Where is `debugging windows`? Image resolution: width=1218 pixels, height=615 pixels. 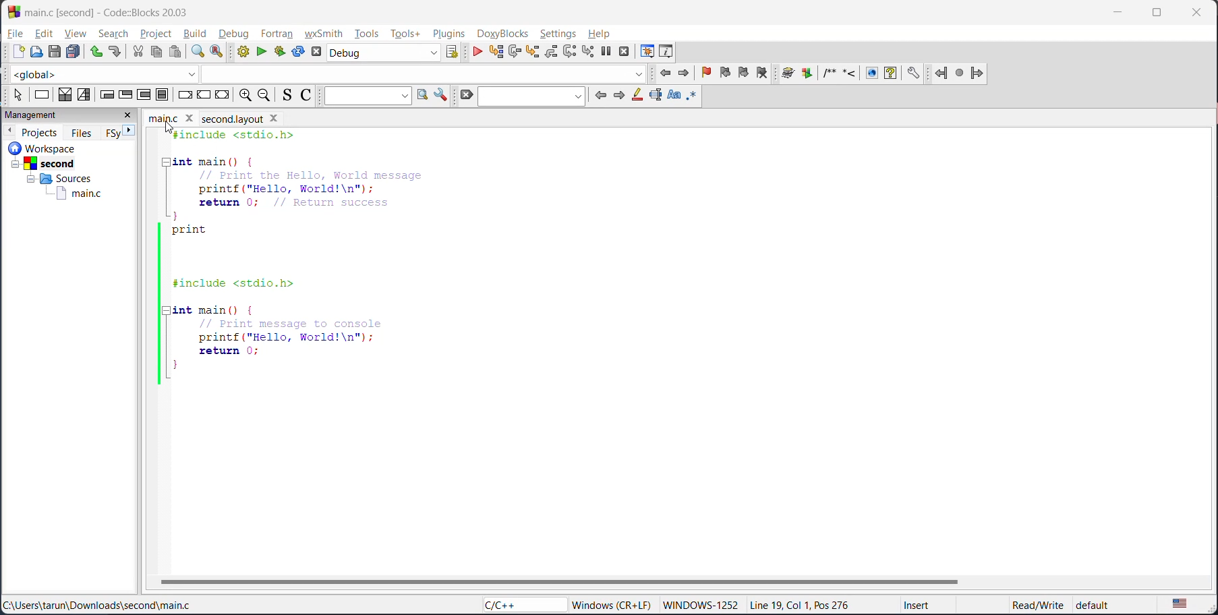
debugging windows is located at coordinates (647, 52).